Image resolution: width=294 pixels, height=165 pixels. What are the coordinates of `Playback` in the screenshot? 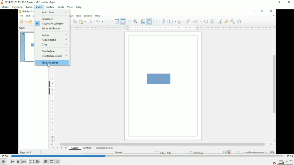 It's located at (17, 7).